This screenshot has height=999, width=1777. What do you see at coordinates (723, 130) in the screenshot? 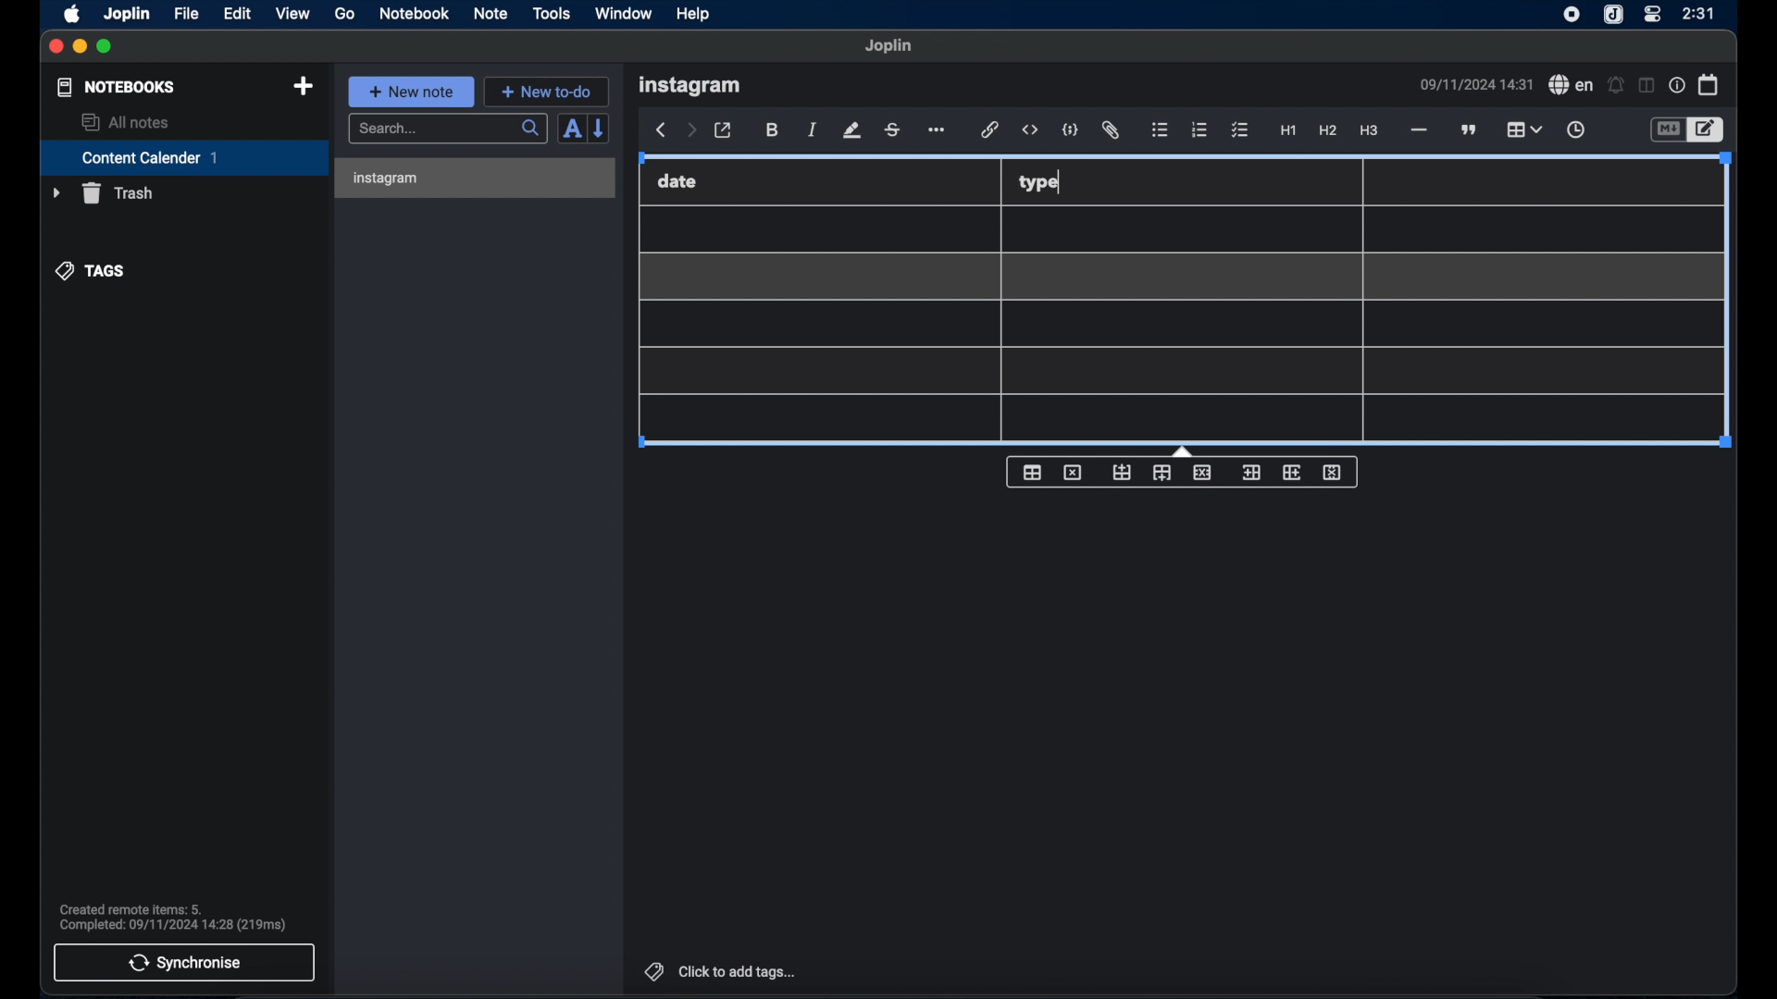
I see `toggle external editor` at bounding box center [723, 130].